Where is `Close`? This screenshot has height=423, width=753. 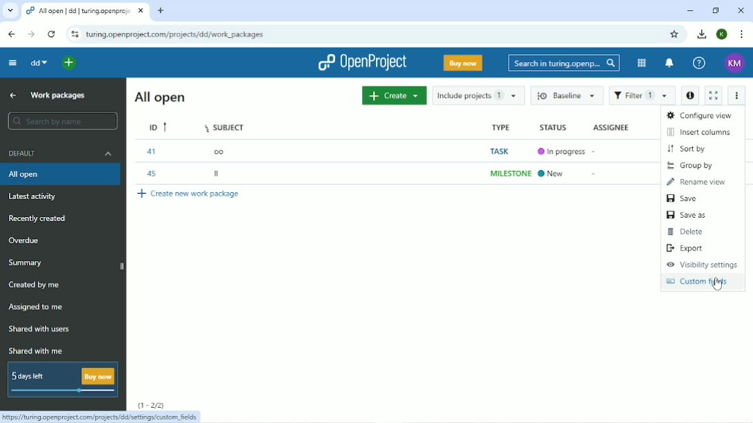 Close is located at coordinates (741, 10).